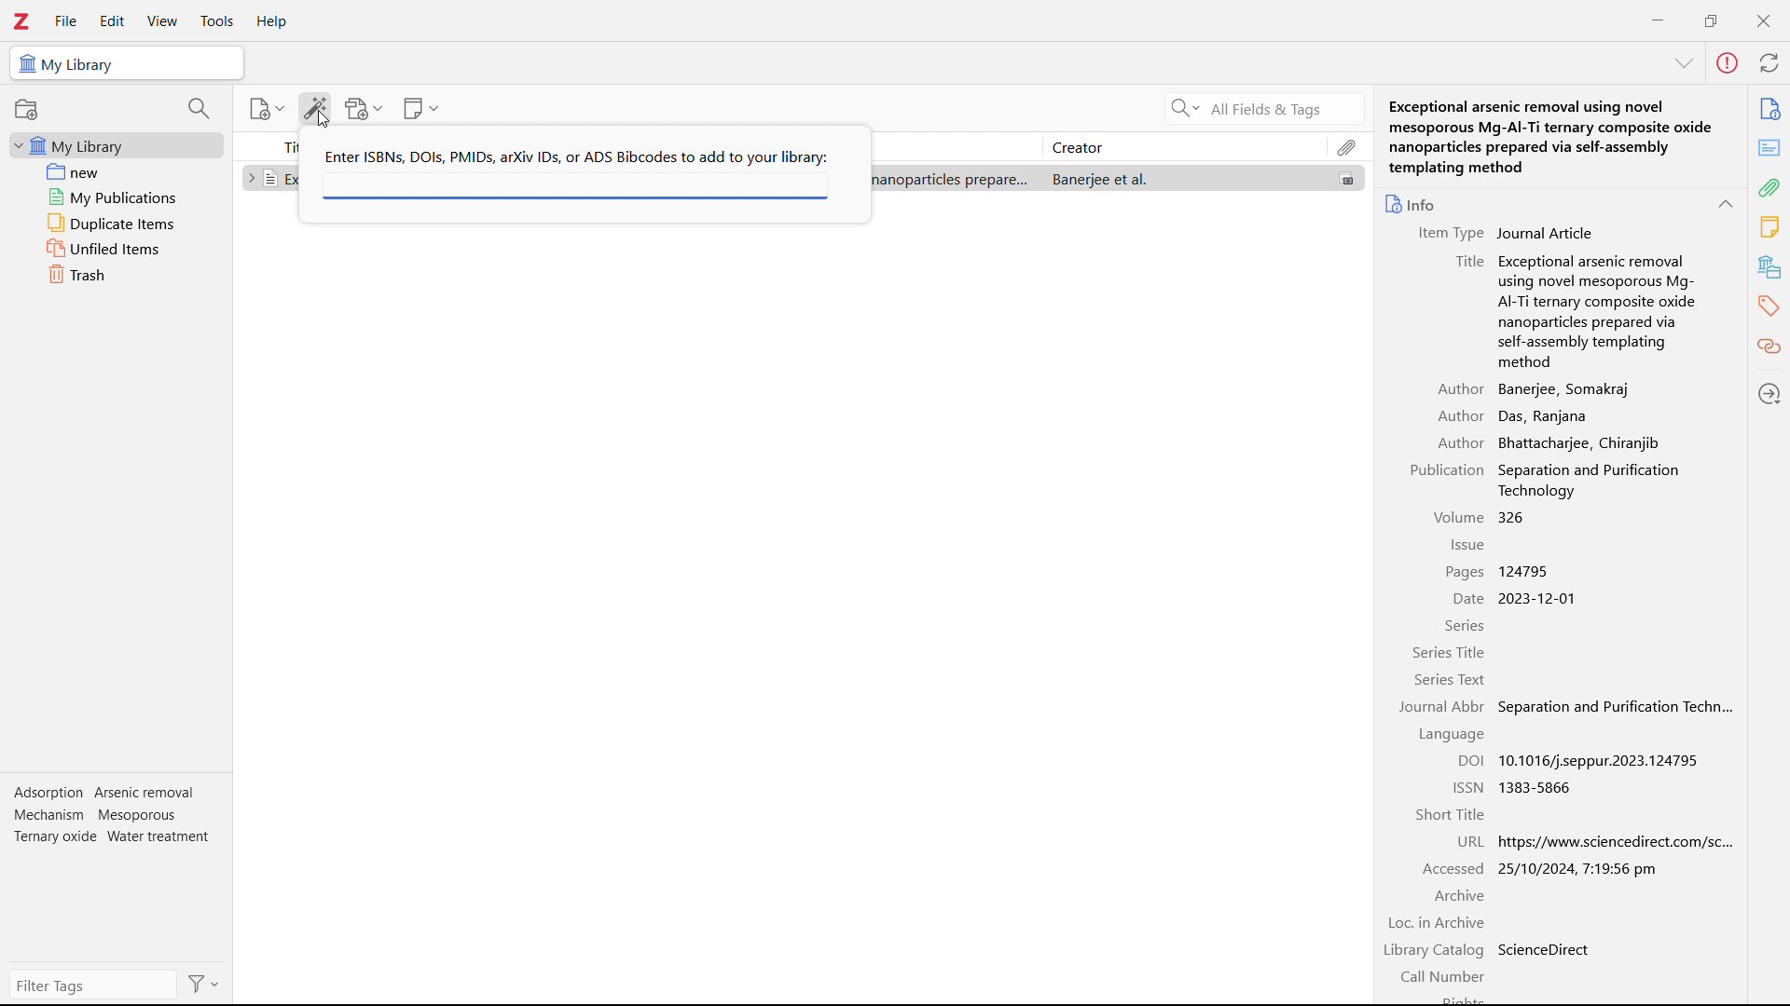  What do you see at coordinates (215, 21) in the screenshot?
I see `tools` at bounding box center [215, 21].